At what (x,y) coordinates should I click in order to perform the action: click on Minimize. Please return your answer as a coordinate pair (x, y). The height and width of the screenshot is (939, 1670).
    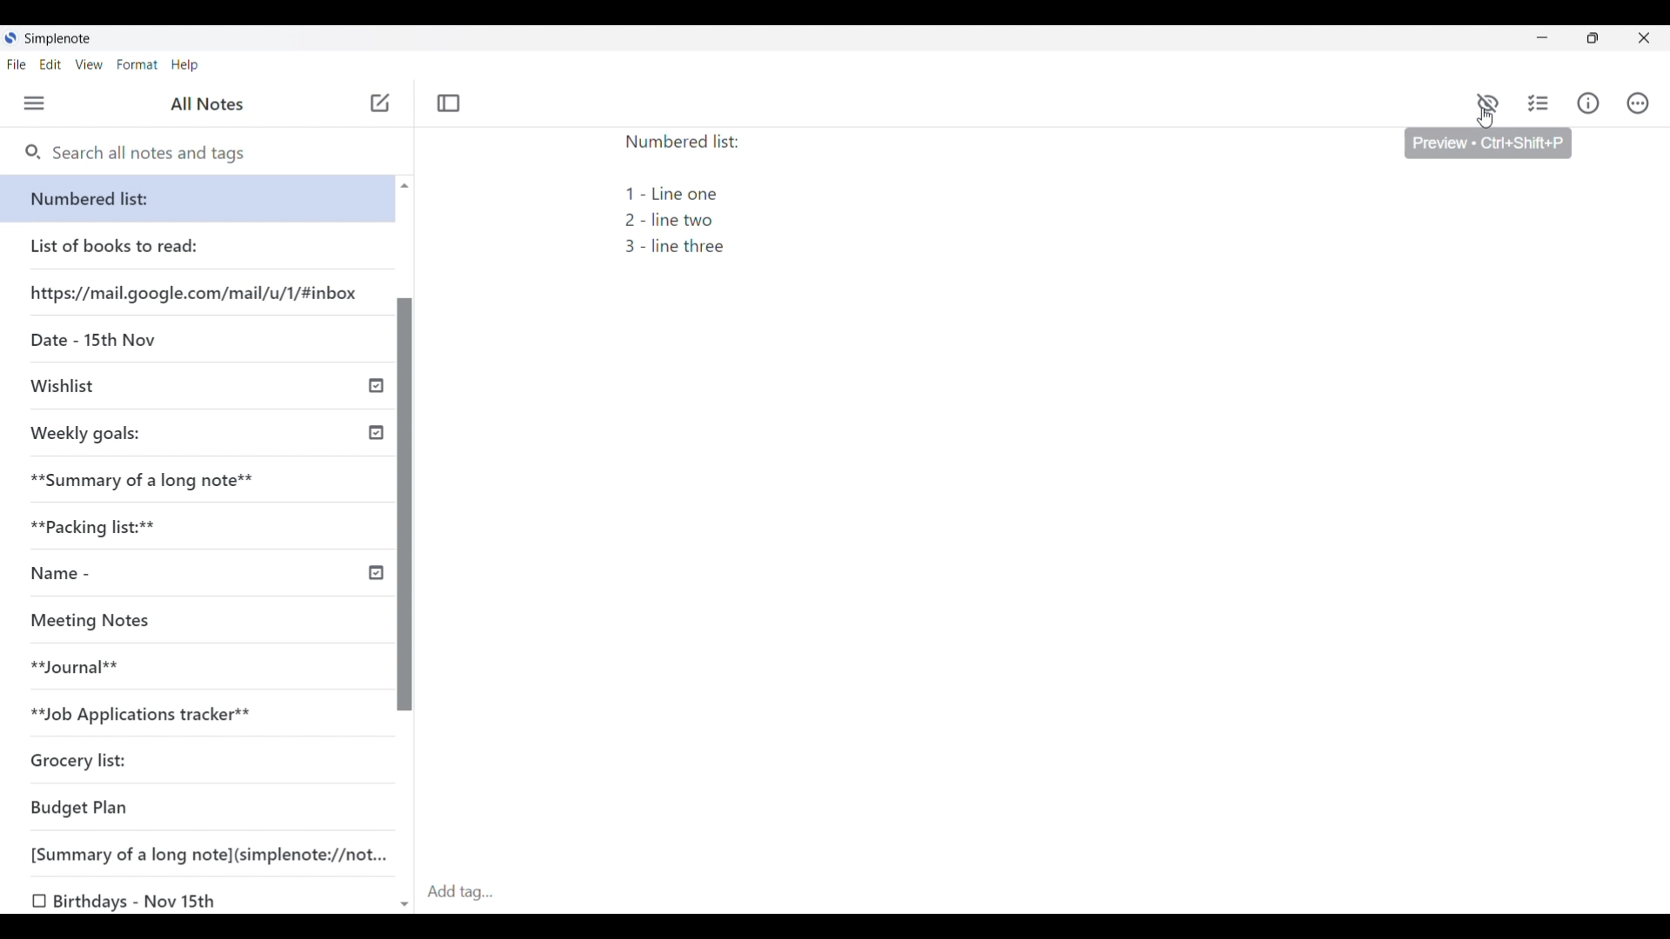
    Looking at the image, I should click on (1542, 37).